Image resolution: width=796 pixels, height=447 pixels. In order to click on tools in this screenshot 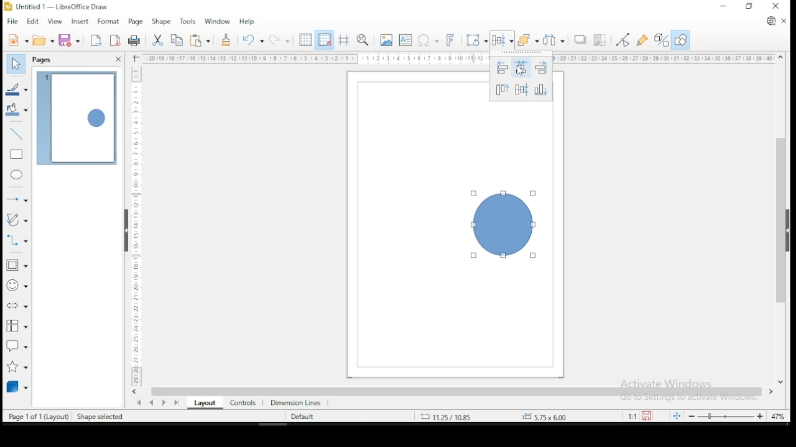, I will do `click(188, 20)`.